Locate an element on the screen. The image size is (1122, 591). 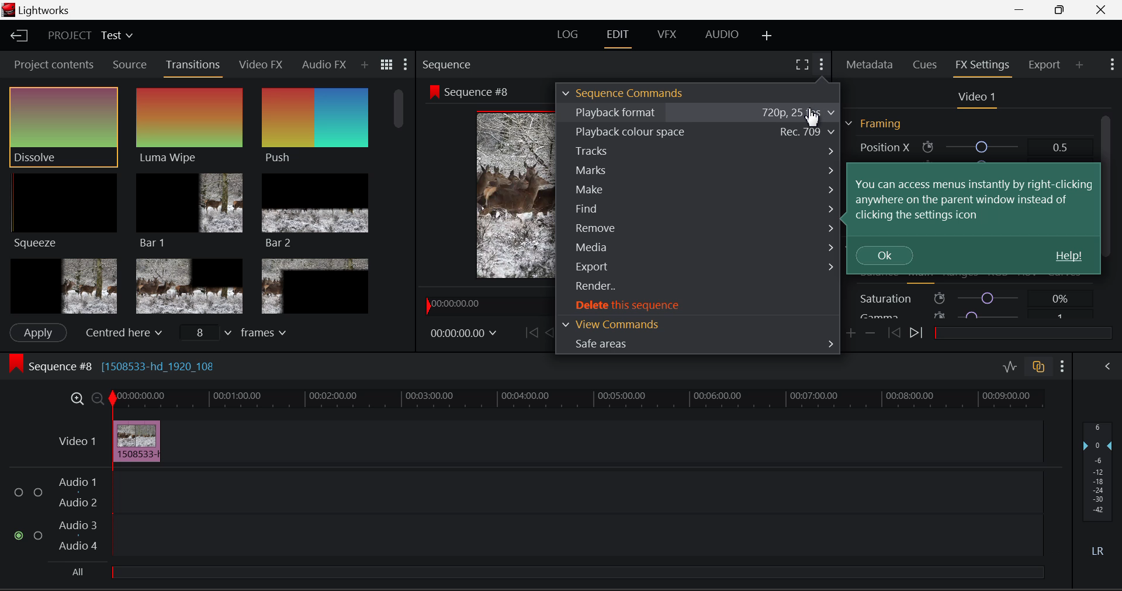
Project Timeline Navigator is located at coordinates (484, 304).